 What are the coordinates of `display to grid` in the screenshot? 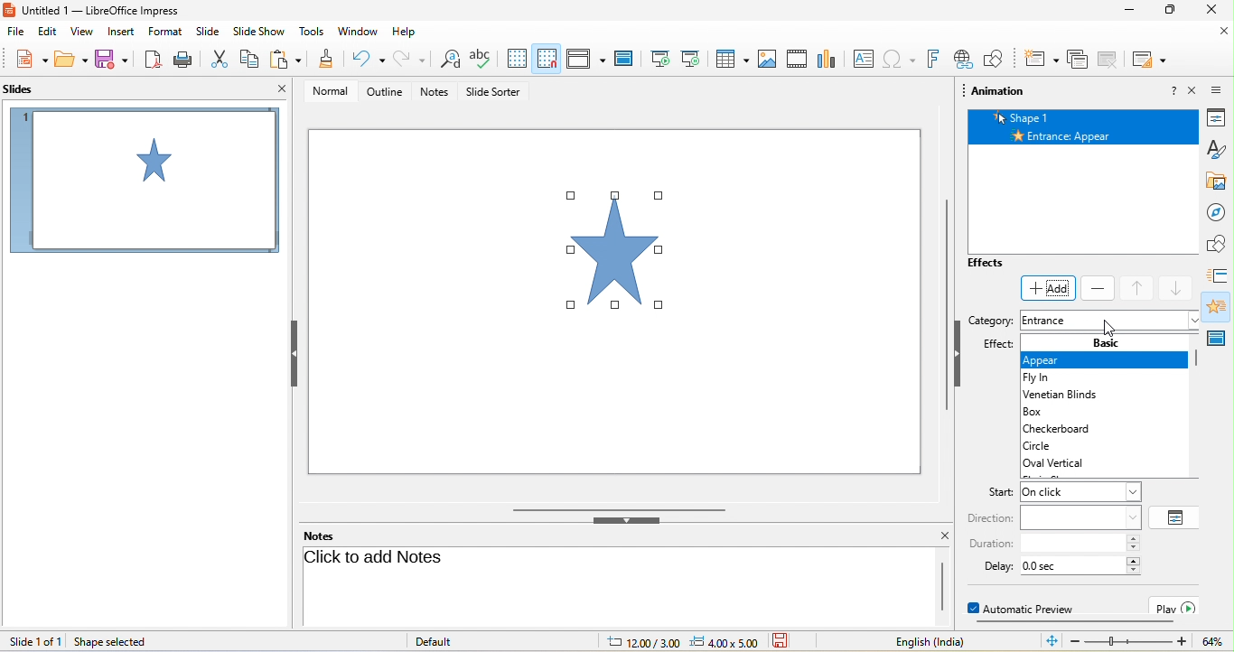 It's located at (519, 57).